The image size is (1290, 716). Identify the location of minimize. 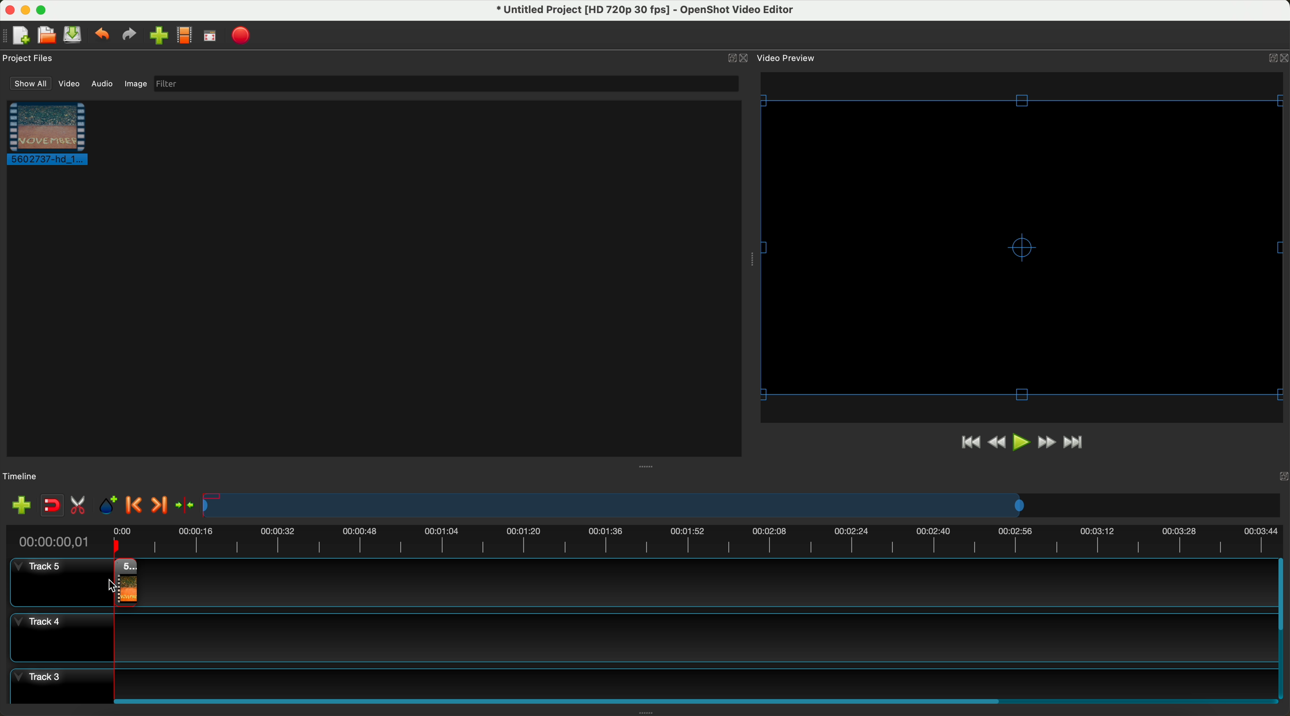
(27, 10).